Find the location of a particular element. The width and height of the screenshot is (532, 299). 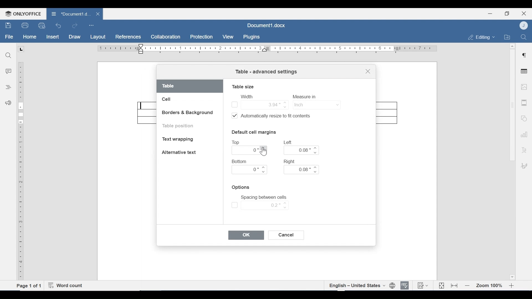

Print is located at coordinates (25, 25).